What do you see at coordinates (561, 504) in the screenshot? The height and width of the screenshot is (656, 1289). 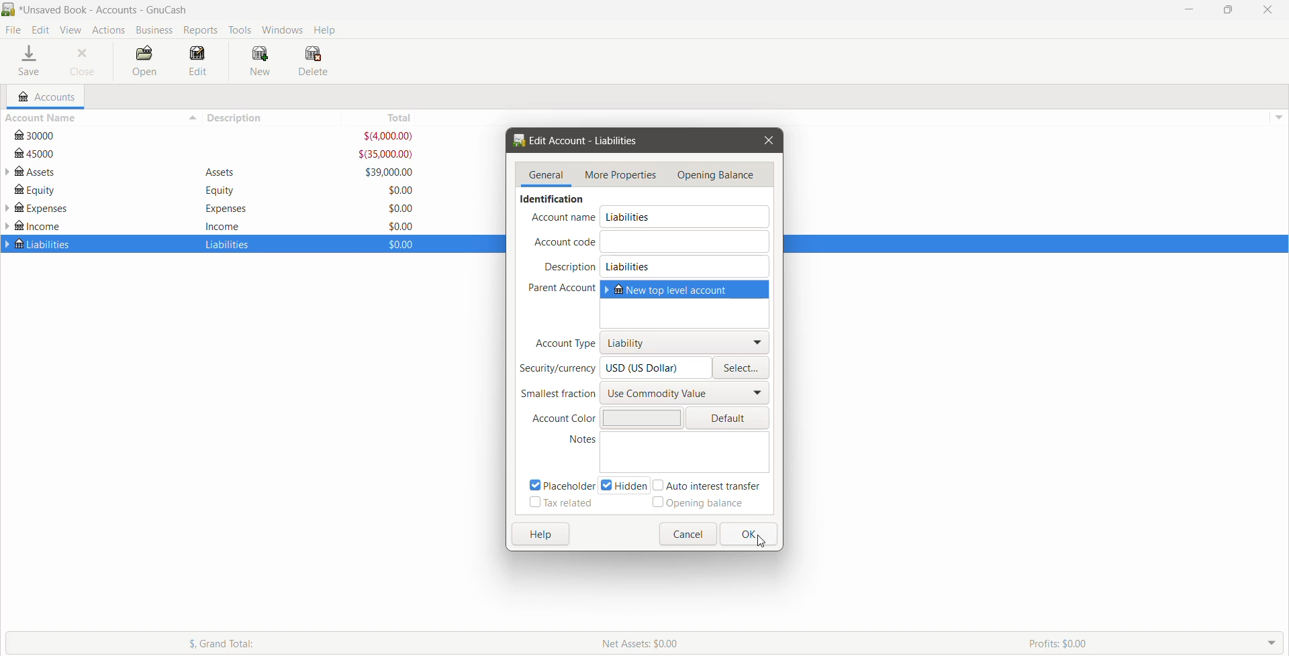 I see `Tax related - click to enable/disable` at bounding box center [561, 504].